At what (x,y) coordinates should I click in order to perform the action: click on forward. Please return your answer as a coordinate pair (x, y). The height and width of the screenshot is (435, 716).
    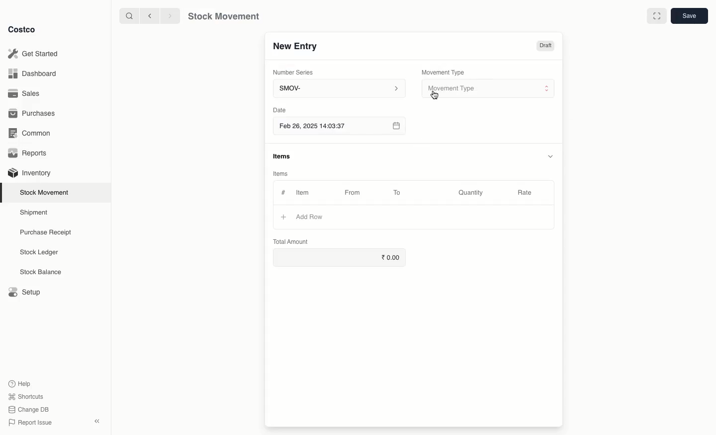
    Looking at the image, I should click on (168, 15).